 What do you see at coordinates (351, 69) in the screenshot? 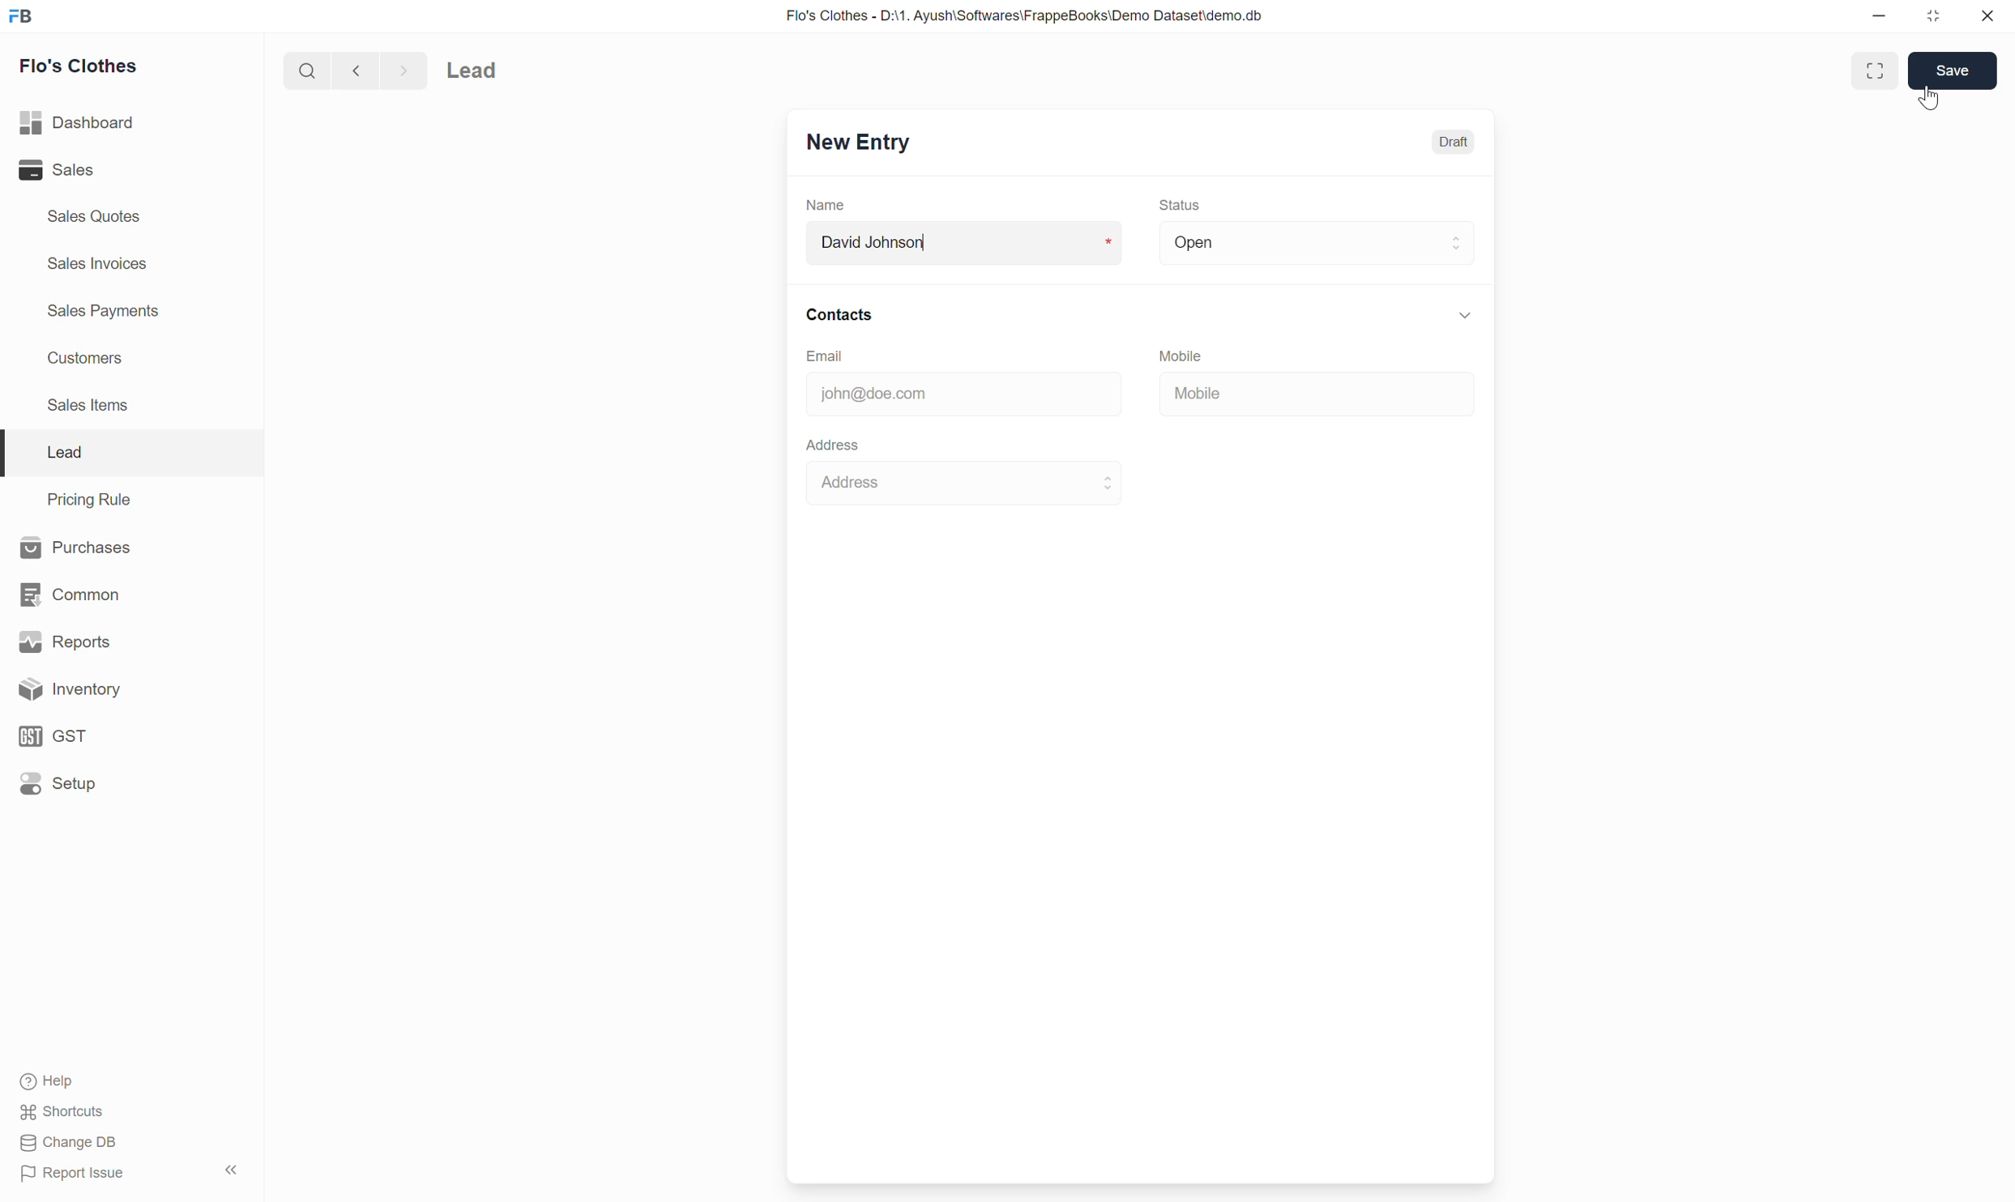
I see `Backward` at bounding box center [351, 69].